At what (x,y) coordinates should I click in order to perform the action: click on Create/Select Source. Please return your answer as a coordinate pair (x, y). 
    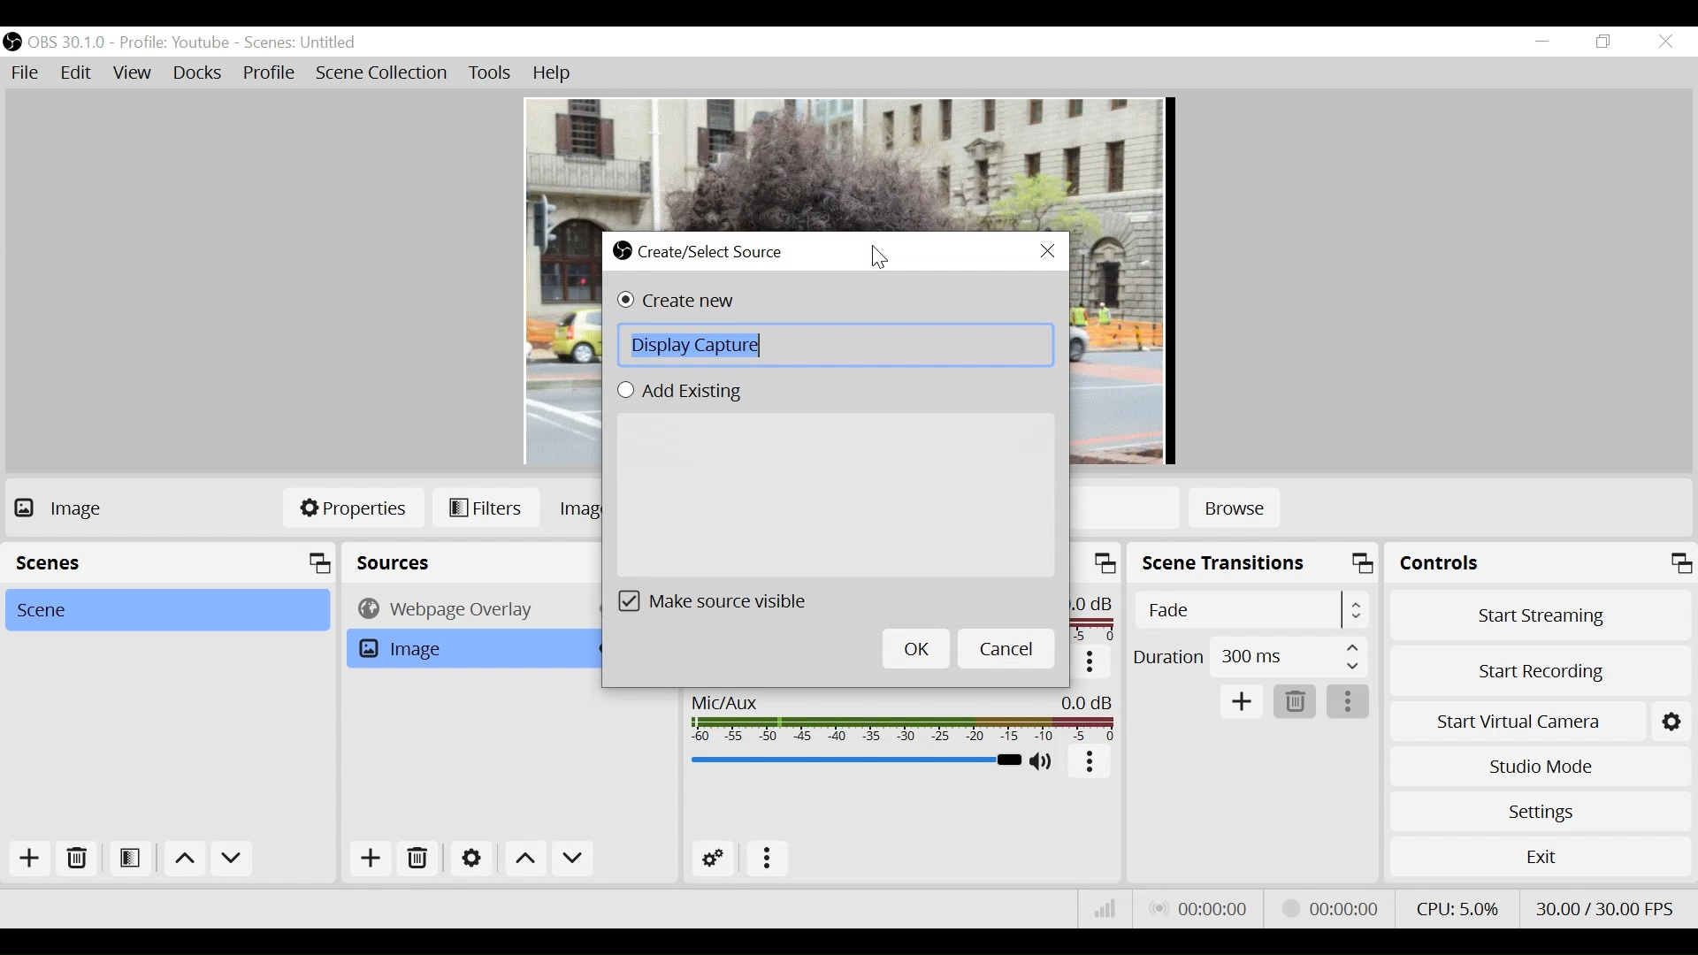
    Looking at the image, I should click on (701, 252).